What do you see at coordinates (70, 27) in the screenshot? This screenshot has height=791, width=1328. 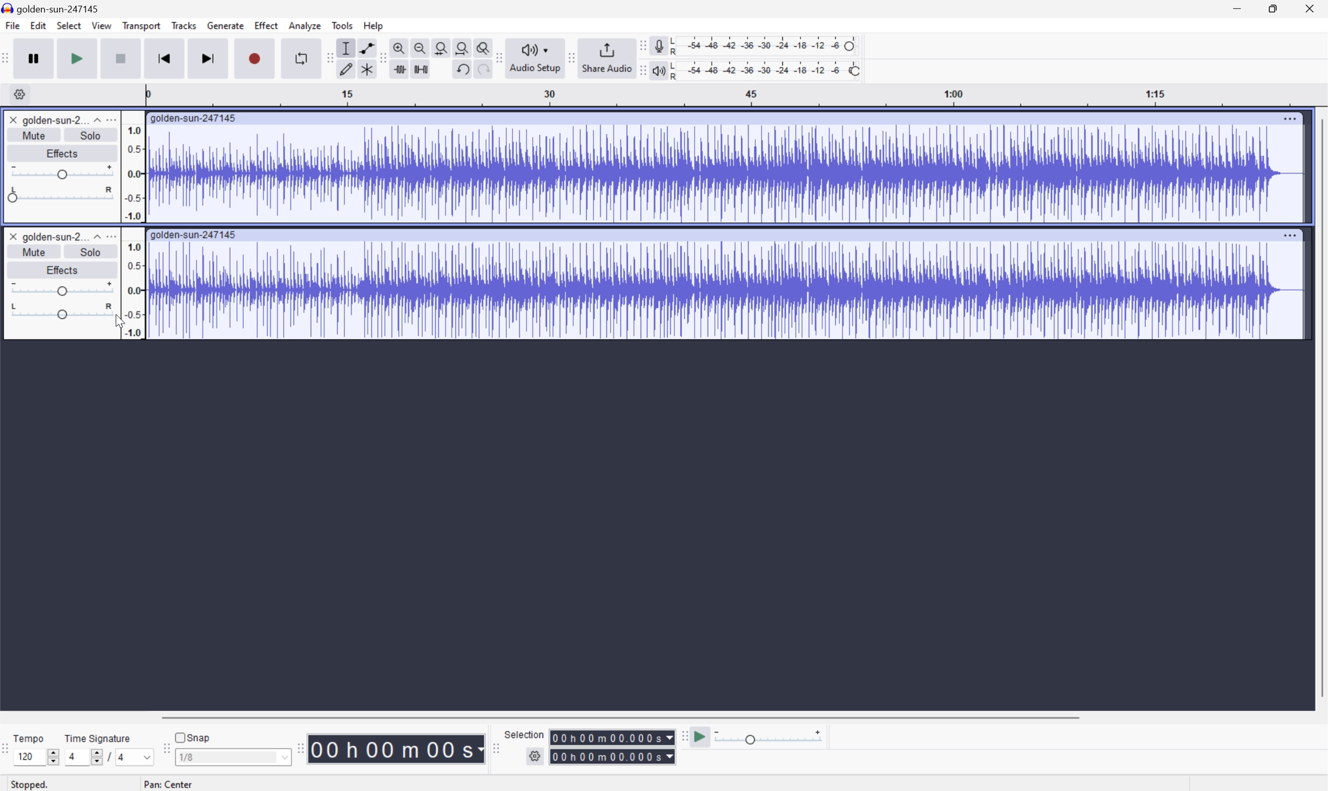 I see `Select` at bounding box center [70, 27].